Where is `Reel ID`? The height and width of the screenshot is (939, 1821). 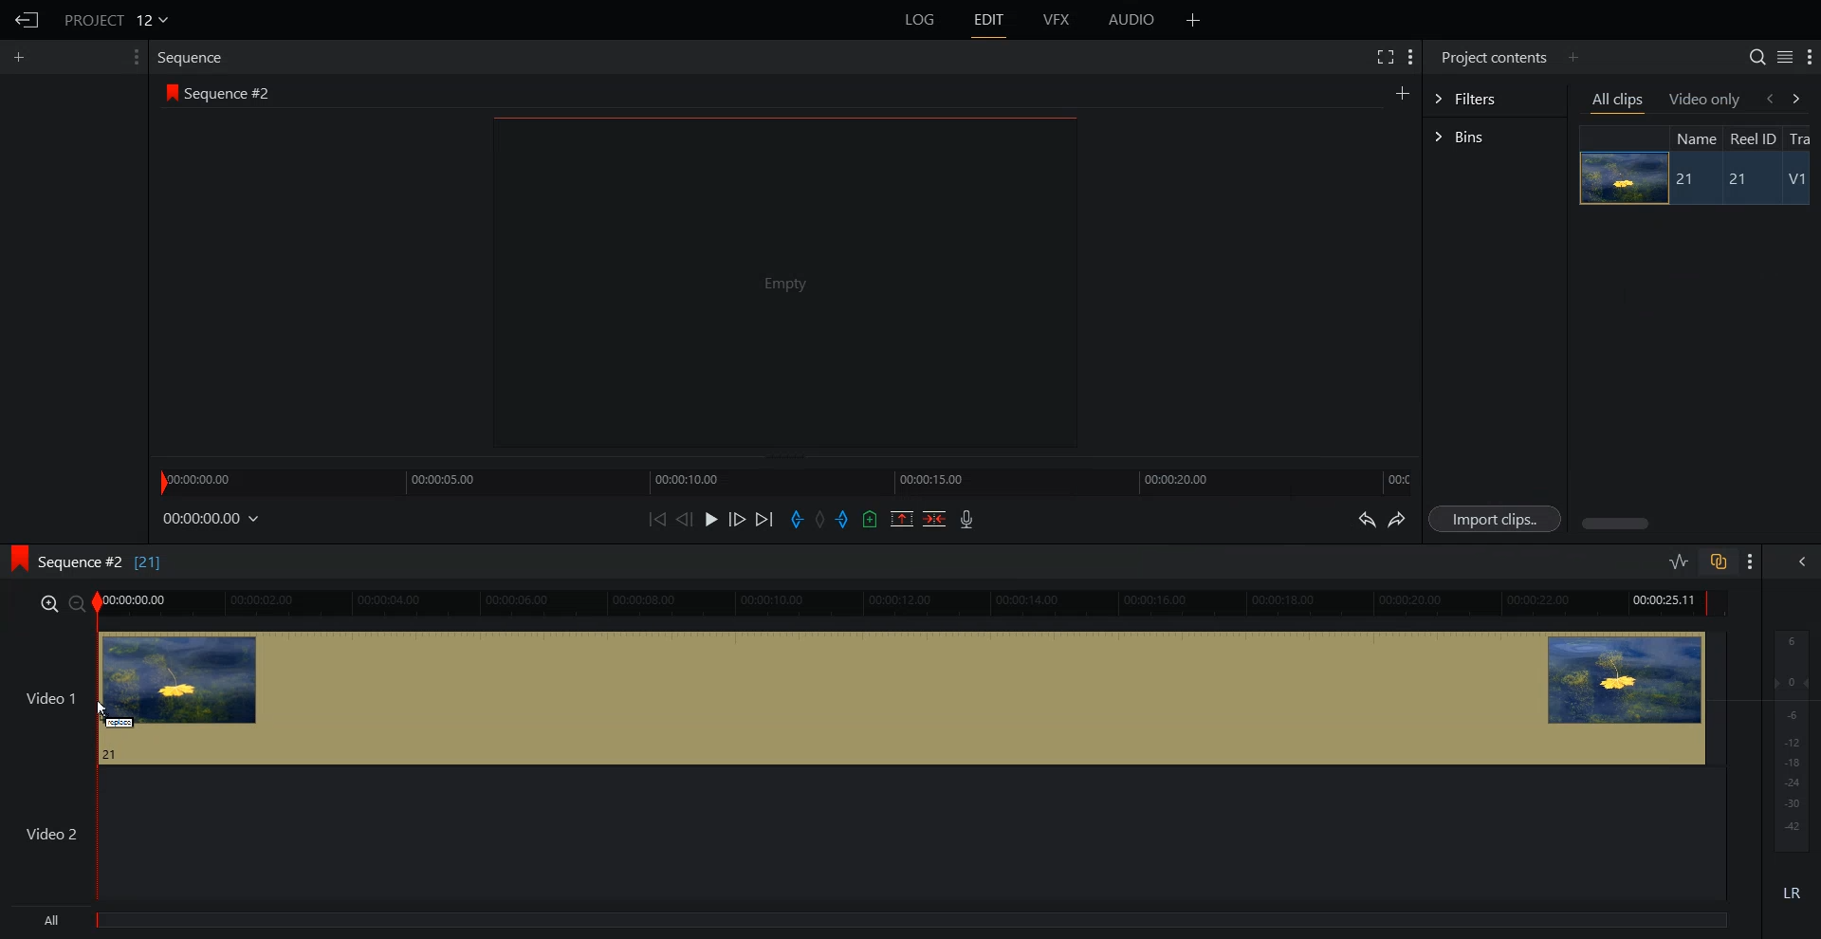
Reel ID is located at coordinates (1753, 138).